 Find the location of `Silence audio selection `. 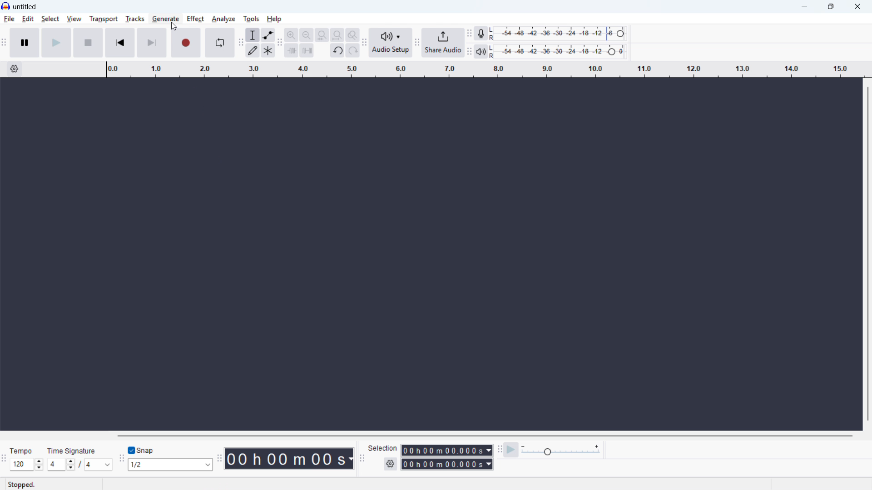

Silence audio selection  is located at coordinates (307, 50).